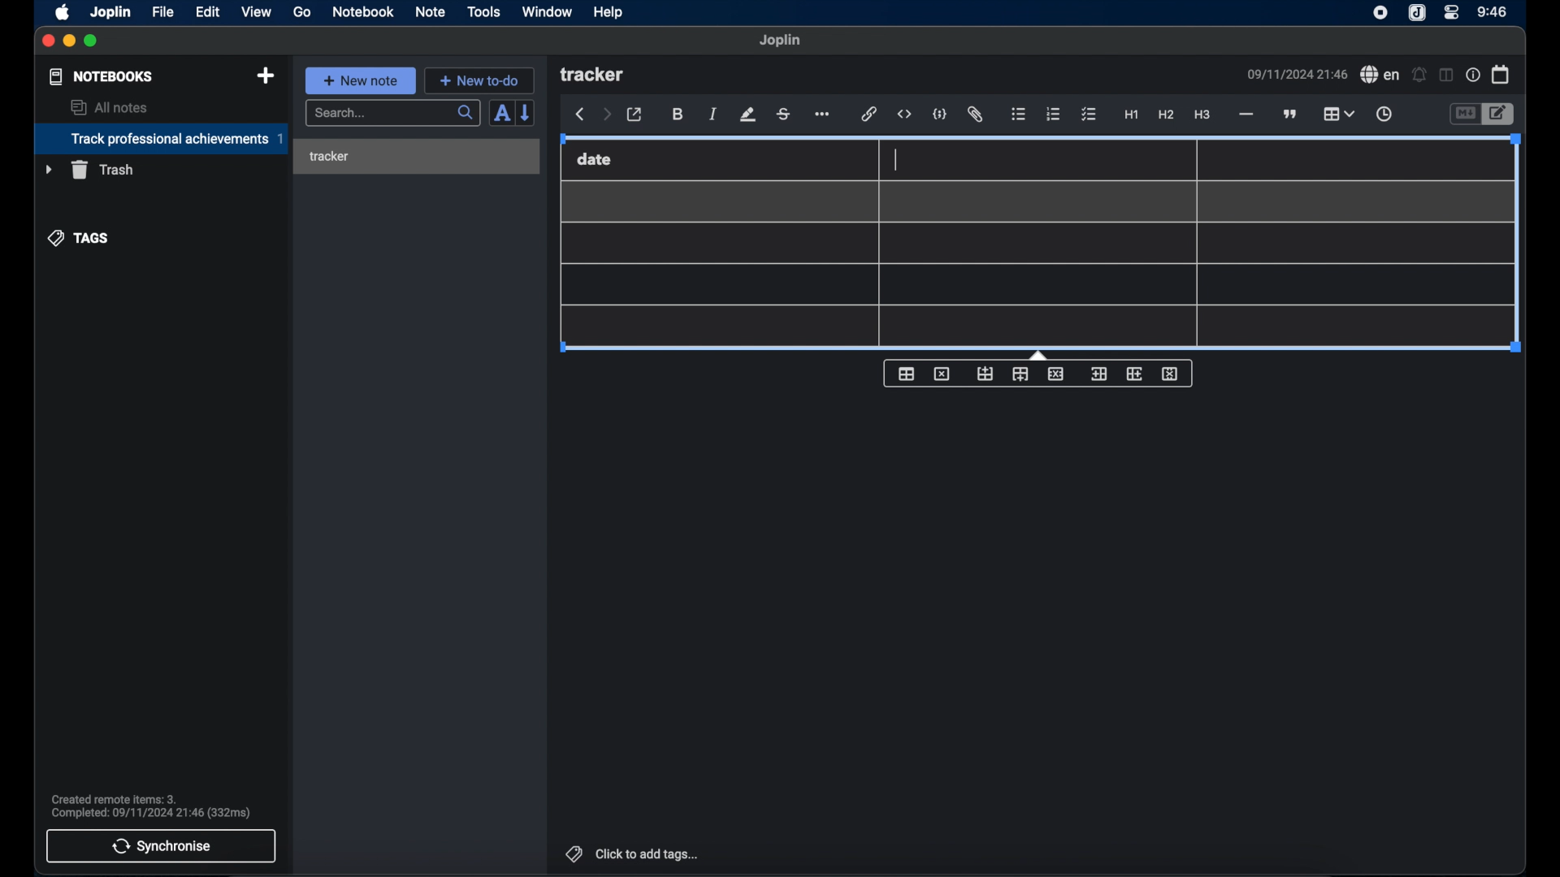 The image size is (1560, 877). I want to click on cursor, so click(895, 159).